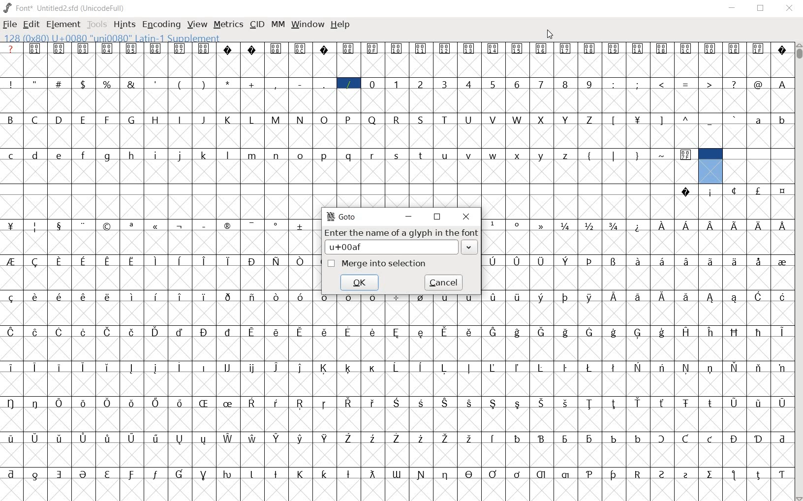 Image resolution: width=803 pixels, height=501 pixels. I want to click on Symbol, so click(36, 262).